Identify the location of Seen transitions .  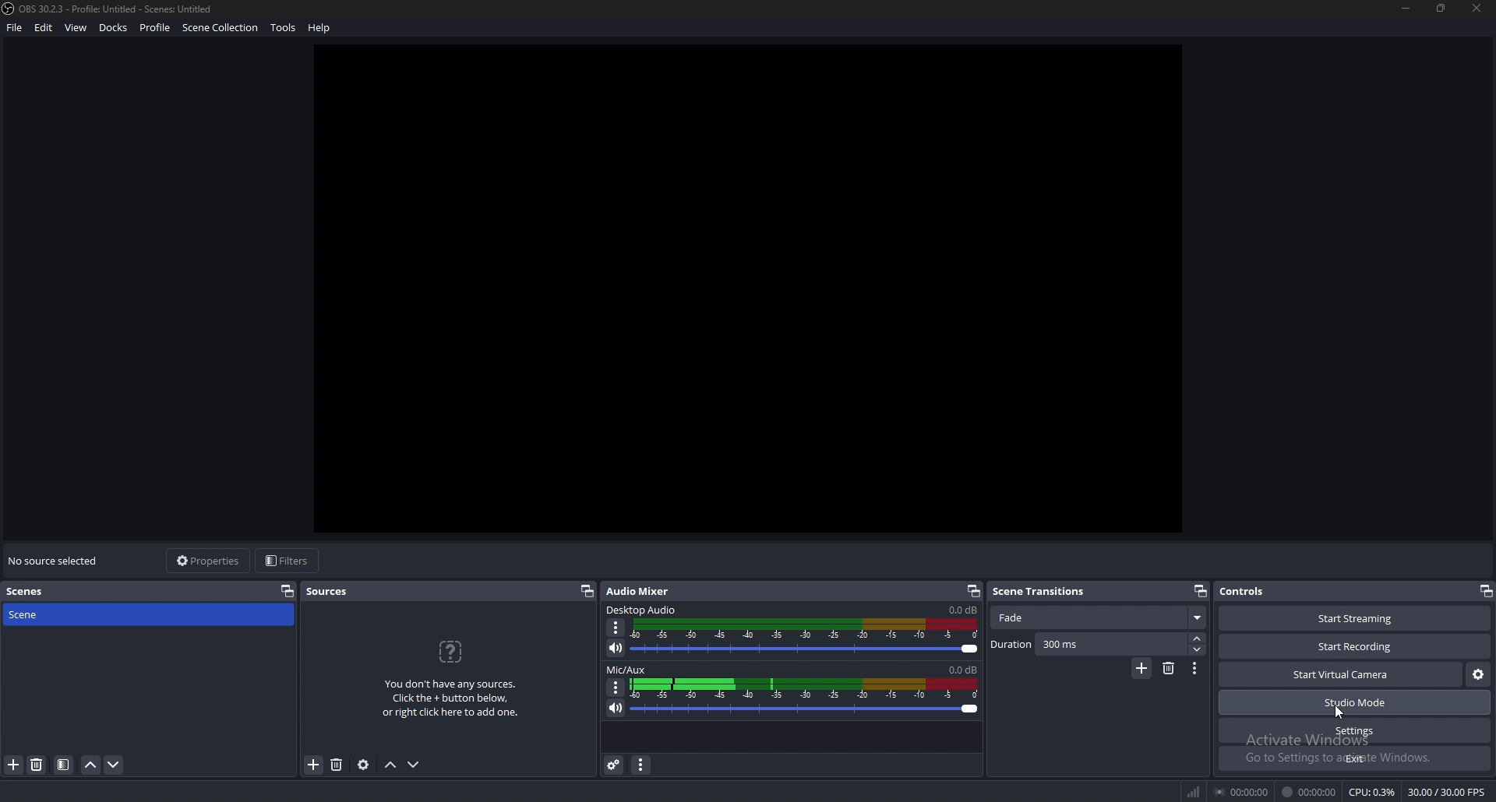
(1043, 590).